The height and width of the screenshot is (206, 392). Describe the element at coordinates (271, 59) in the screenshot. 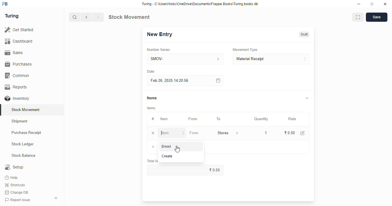

I see `material receipt` at that location.